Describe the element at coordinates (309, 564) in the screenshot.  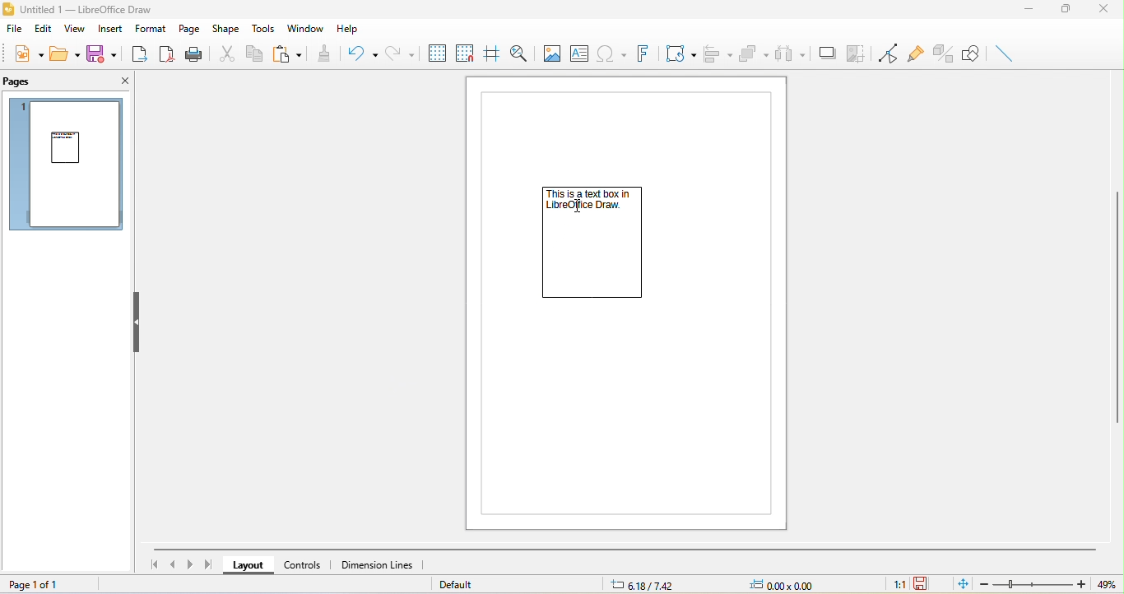
I see `controls` at that location.